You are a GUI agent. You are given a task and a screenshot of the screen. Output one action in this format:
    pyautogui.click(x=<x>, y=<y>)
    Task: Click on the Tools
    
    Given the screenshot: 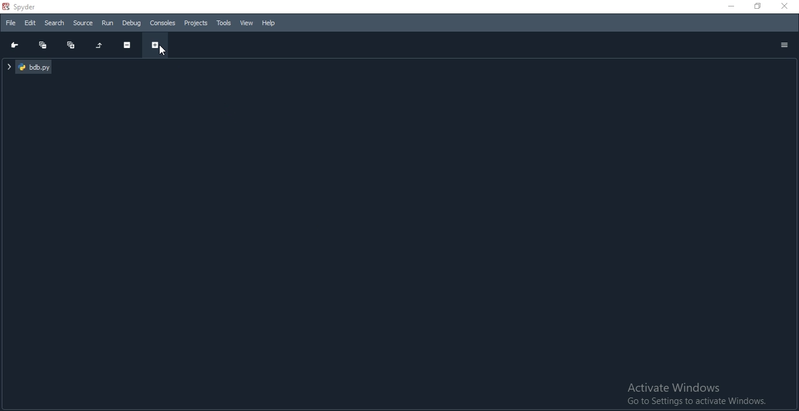 What is the action you would take?
    pyautogui.click(x=225, y=23)
    